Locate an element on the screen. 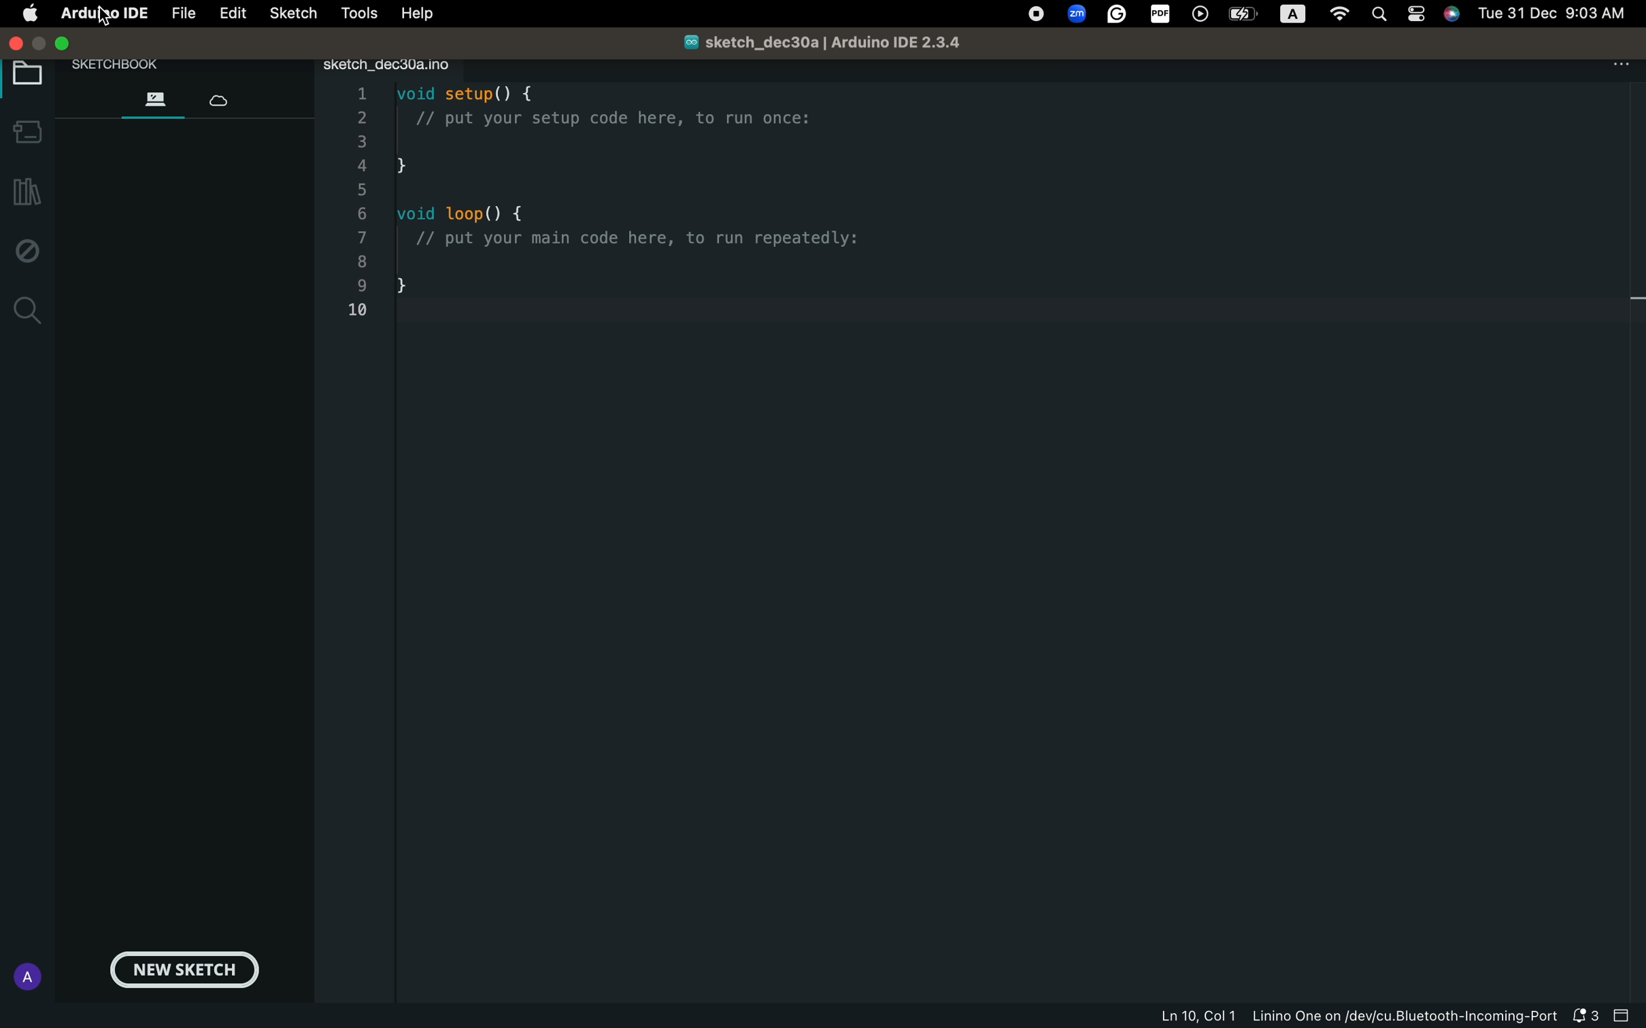 This screenshot has height=1028, width=1646. Search is located at coordinates (1383, 13).